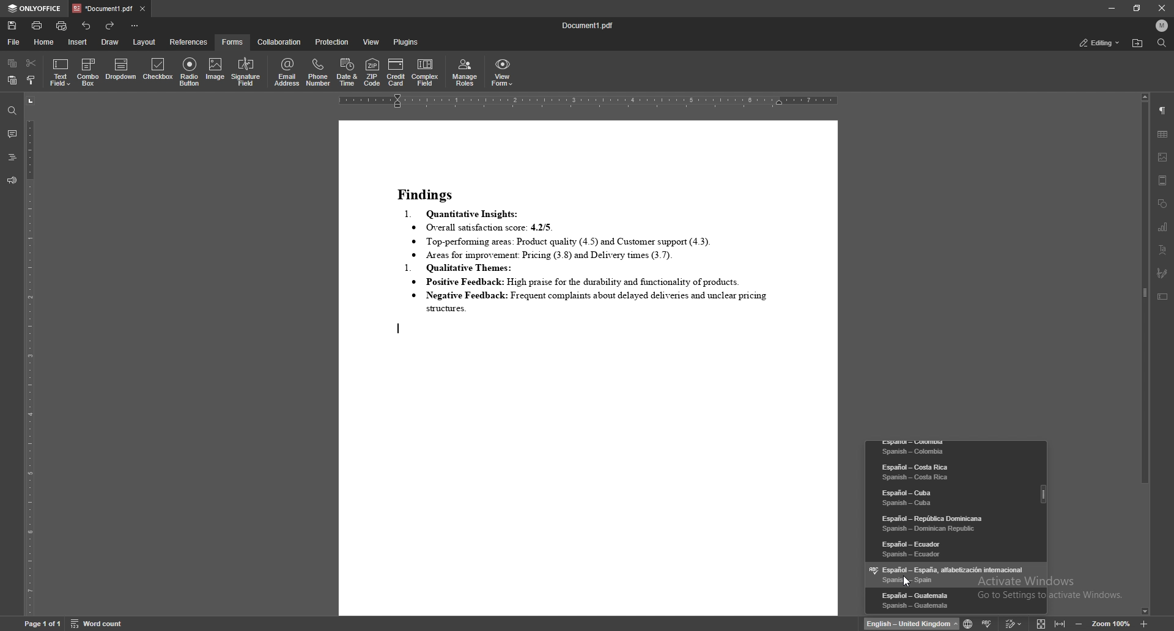  I want to click on signature field, so click(245, 73).